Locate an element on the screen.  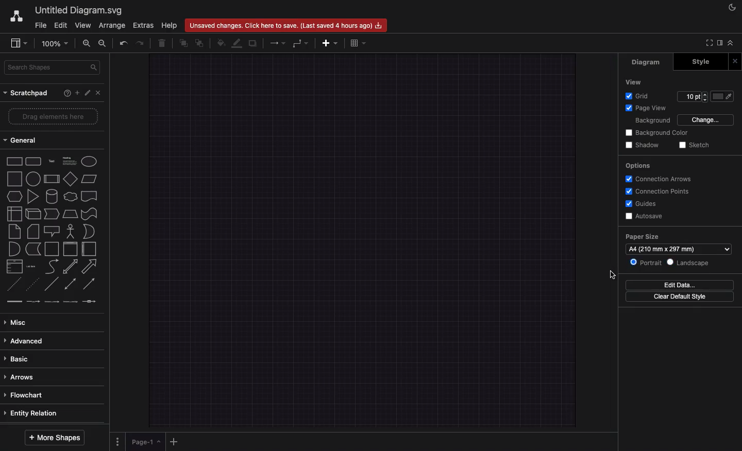
Landscape is located at coordinates (690, 264).